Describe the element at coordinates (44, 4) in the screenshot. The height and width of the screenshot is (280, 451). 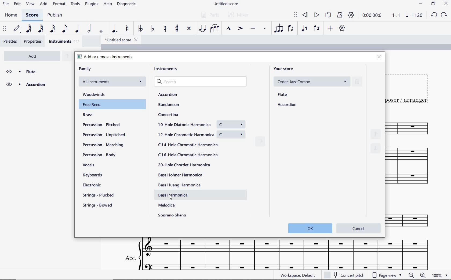
I see `ADD` at that location.